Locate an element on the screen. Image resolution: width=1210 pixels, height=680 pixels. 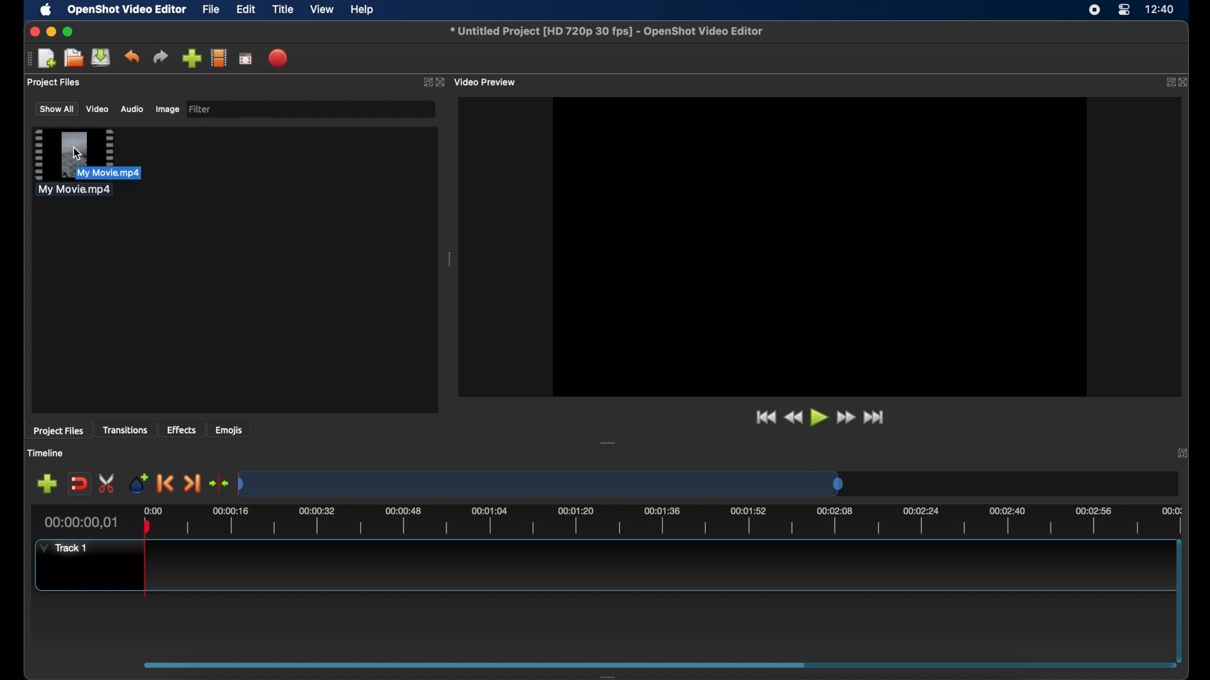
expand is located at coordinates (425, 84).